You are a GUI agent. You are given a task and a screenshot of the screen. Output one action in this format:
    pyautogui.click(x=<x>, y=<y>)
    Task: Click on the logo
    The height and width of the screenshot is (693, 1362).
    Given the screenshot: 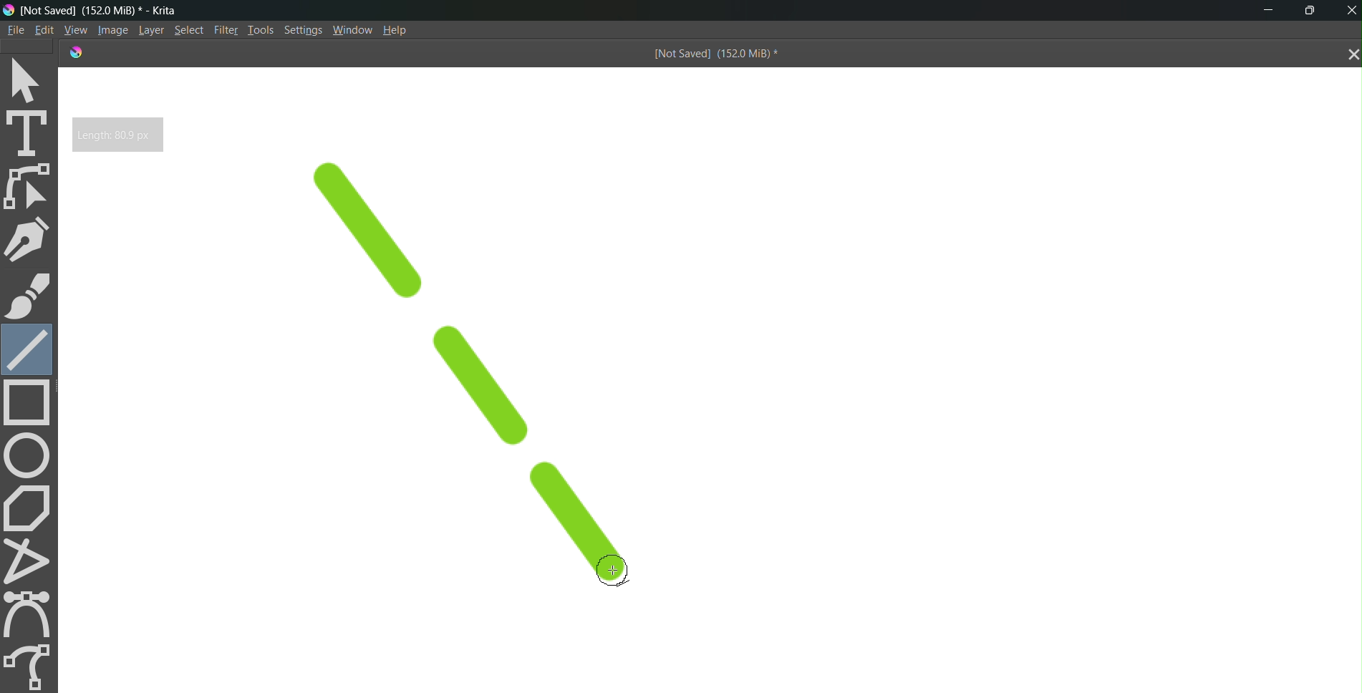 What is the action you would take?
    pyautogui.click(x=9, y=9)
    